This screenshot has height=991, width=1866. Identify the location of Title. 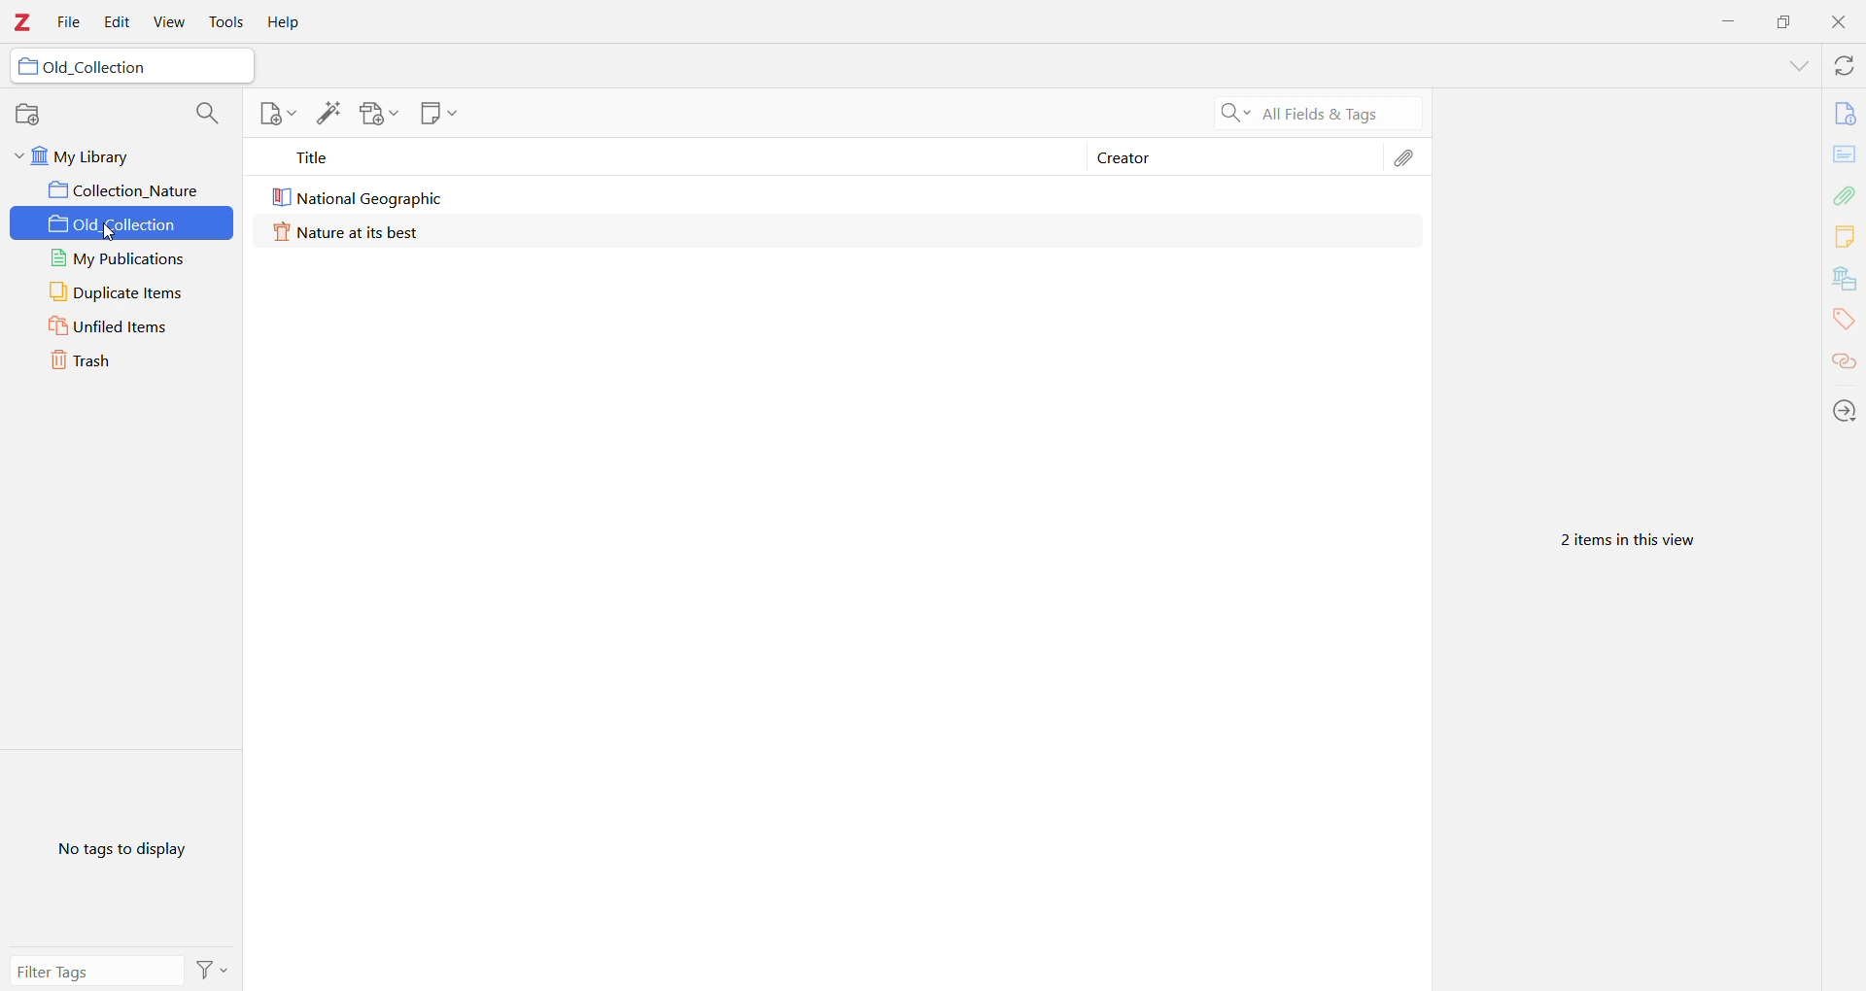
(665, 157).